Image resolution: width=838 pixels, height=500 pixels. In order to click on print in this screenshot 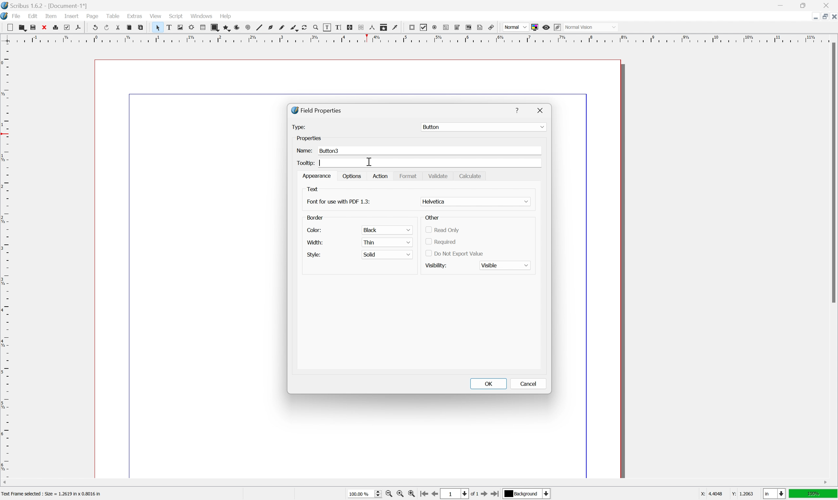, I will do `click(55, 27)`.